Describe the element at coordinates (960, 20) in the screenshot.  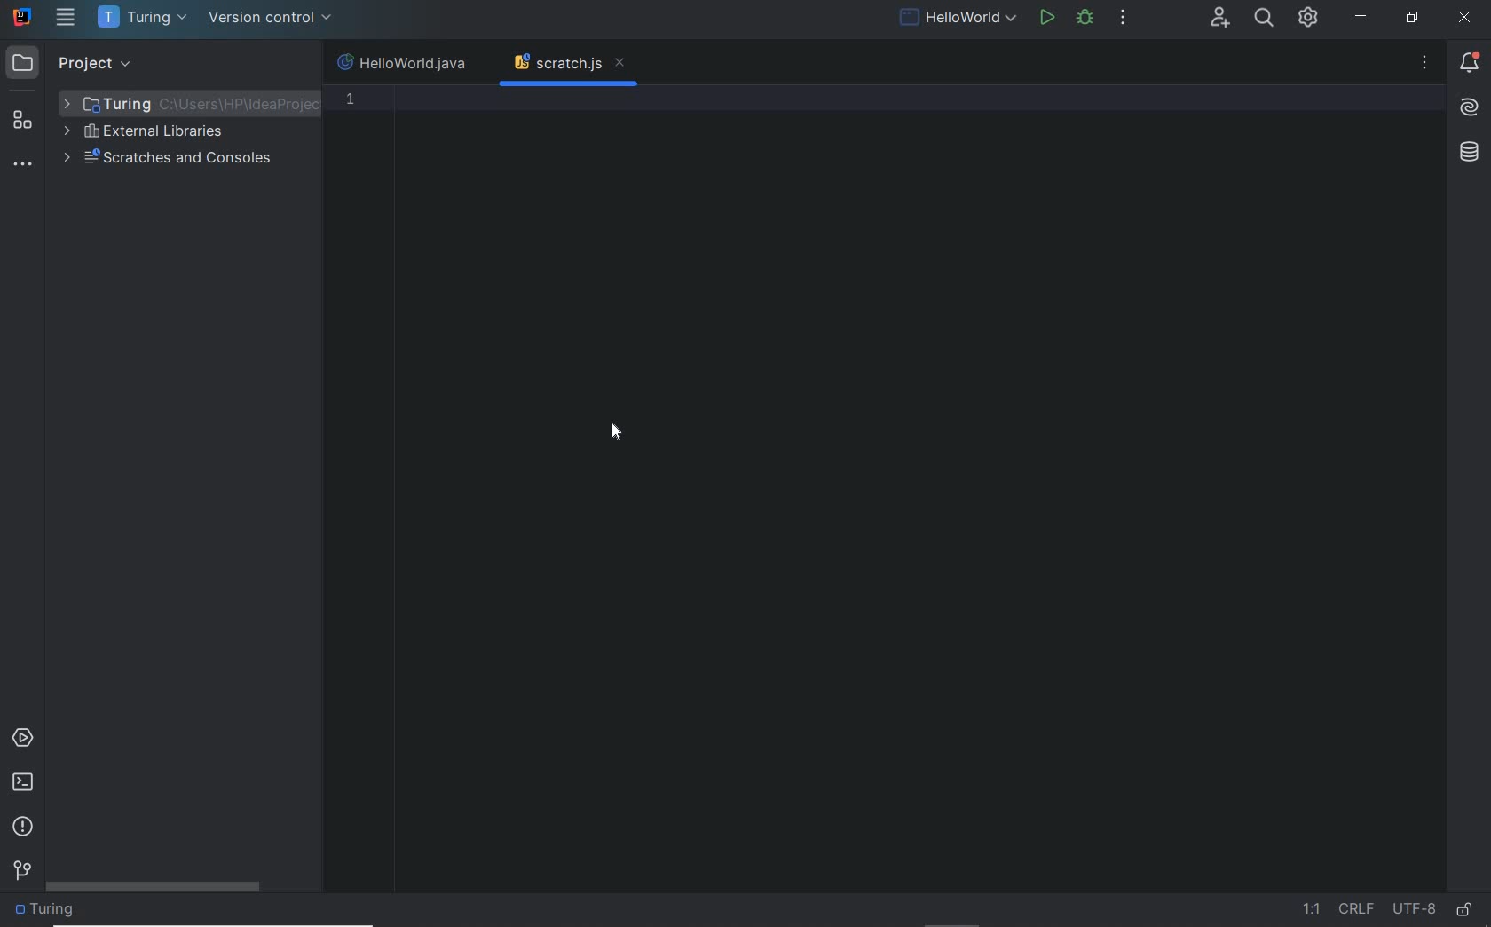
I see `run or debug configurations` at that location.